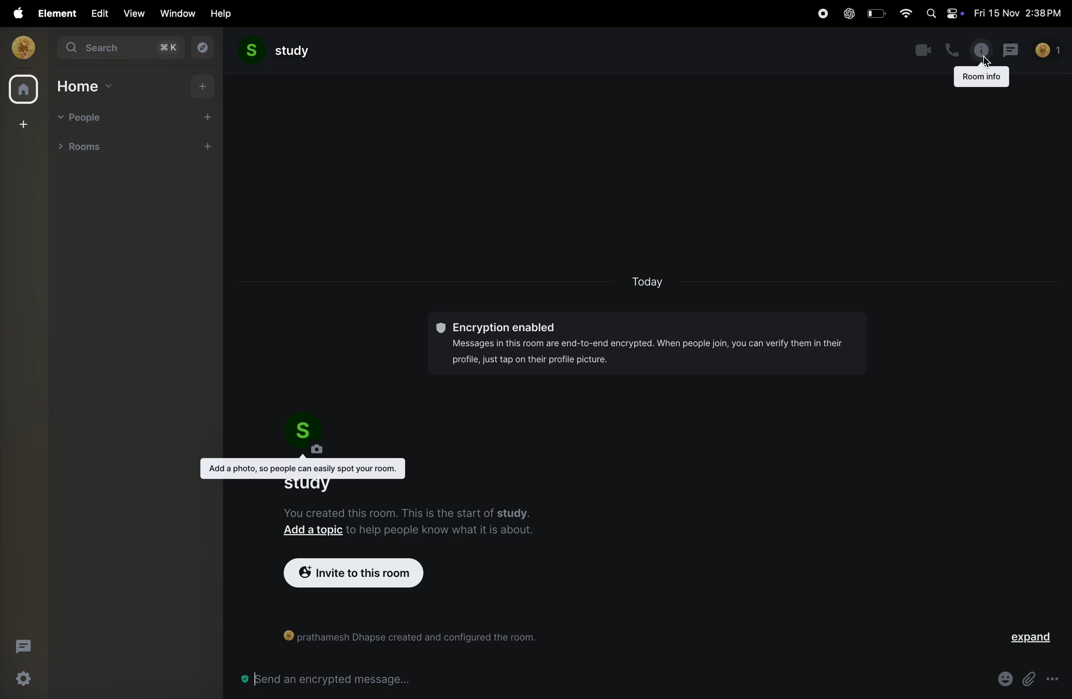  I want to click on add people, so click(202, 116).